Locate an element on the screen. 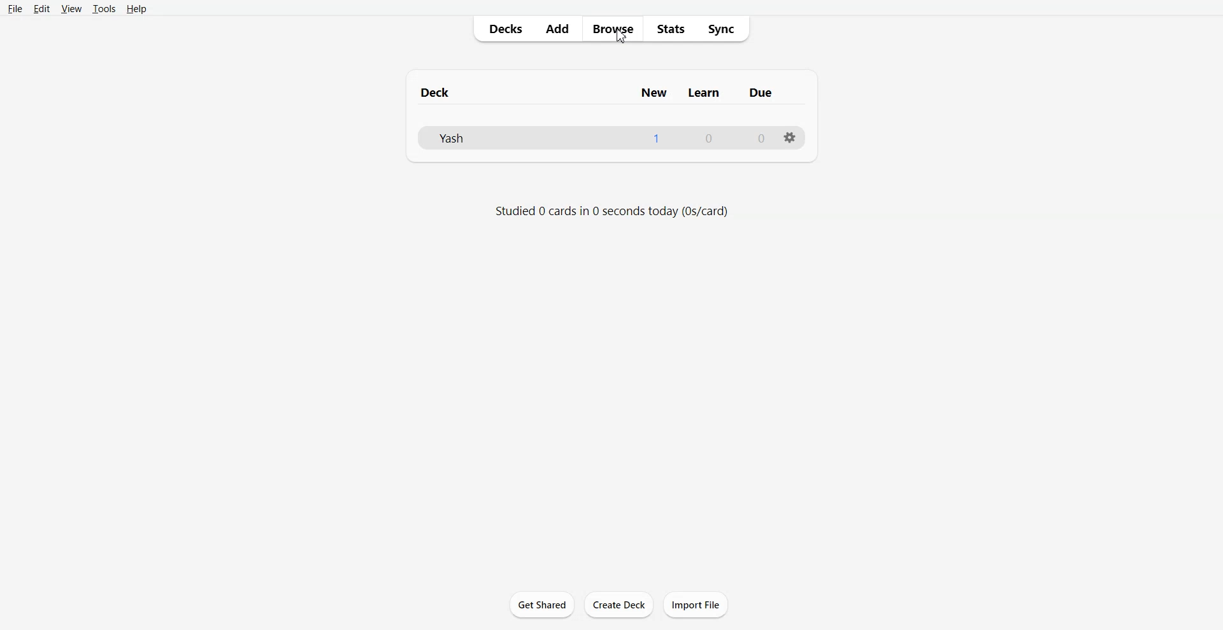 The width and height of the screenshot is (1223, 630). Get Shared is located at coordinates (543, 605).